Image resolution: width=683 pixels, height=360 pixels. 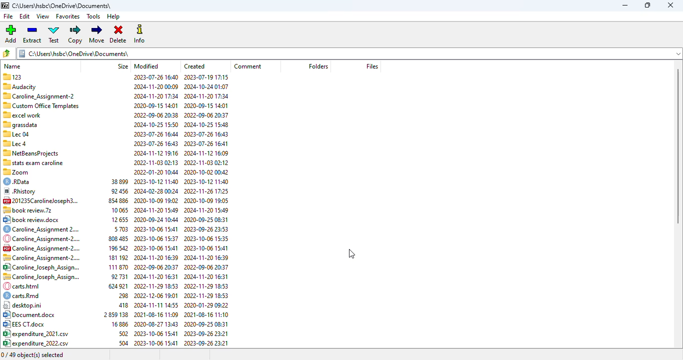 What do you see at coordinates (116, 305) in the screenshot?
I see `Document.docx: 2859138 2021-08-16 11:09 2021-08-16 11:10` at bounding box center [116, 305].